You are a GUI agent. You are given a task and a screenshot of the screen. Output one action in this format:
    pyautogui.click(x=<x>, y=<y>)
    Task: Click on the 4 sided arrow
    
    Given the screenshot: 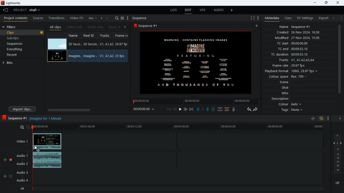 What is the action you would take?
    pyautogui.click(x=38, y=151)
    